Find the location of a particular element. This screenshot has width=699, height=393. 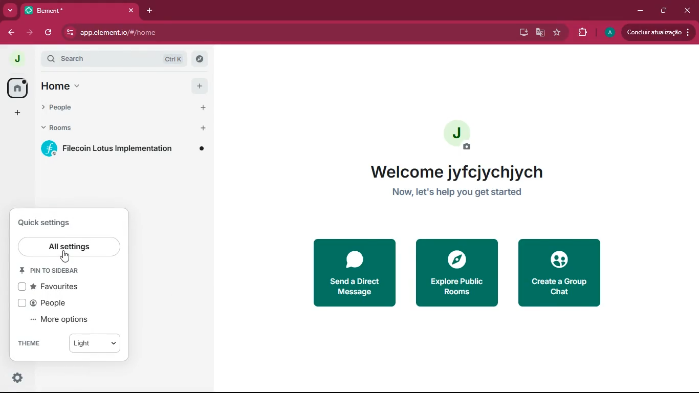

google translate is located at coordinates (539, 33).